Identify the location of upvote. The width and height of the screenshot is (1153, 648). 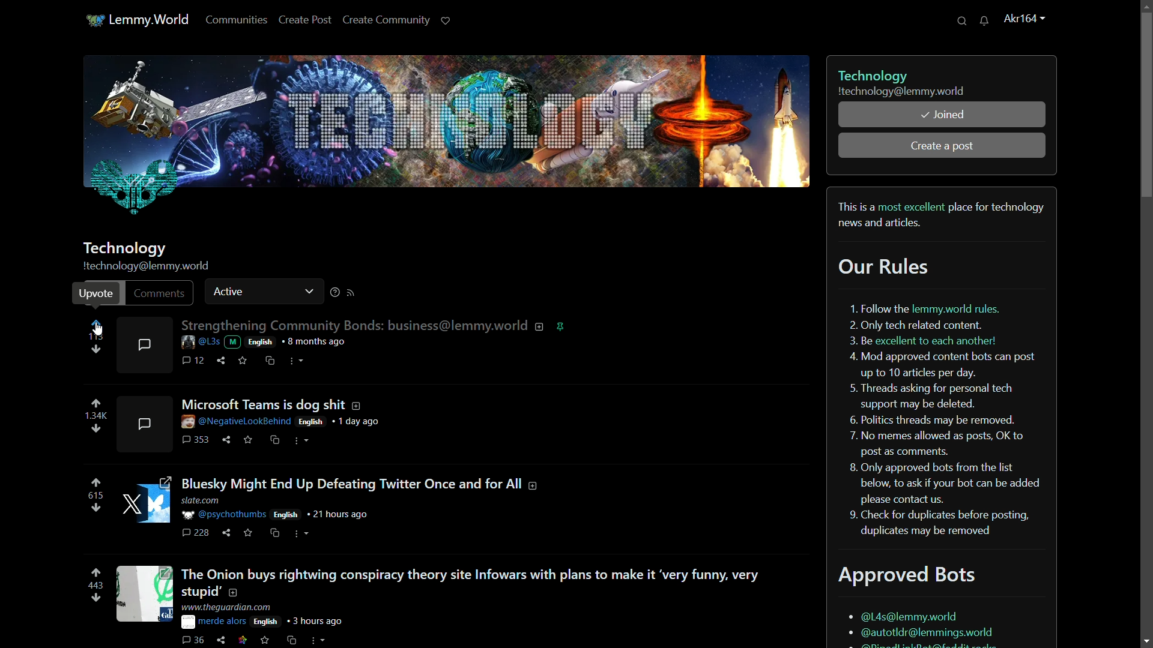
(96, 572).